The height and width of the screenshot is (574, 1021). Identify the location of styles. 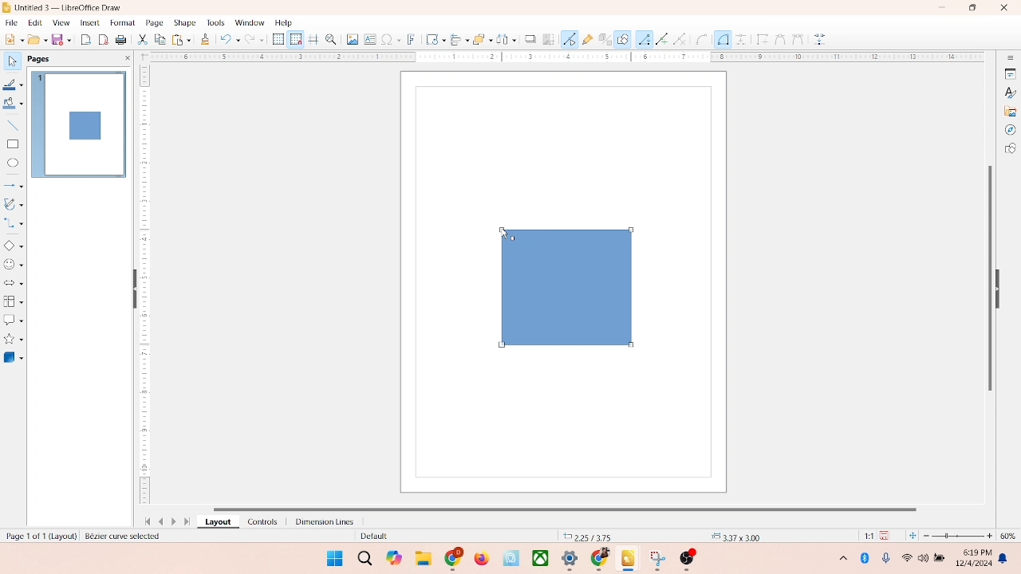
(1009, 92).